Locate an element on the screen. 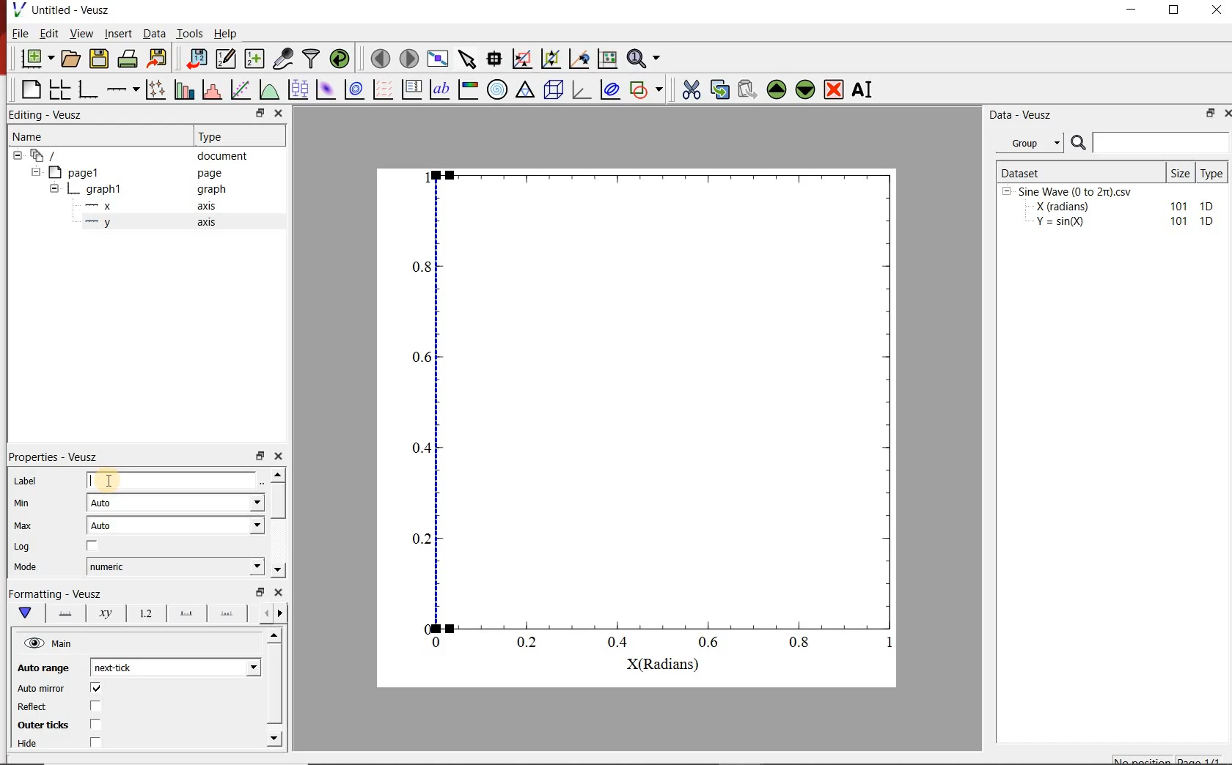 The height and width of the screenshot is (765, 1232). Page 1 Graph 1 is located at coordinates (70, 191).